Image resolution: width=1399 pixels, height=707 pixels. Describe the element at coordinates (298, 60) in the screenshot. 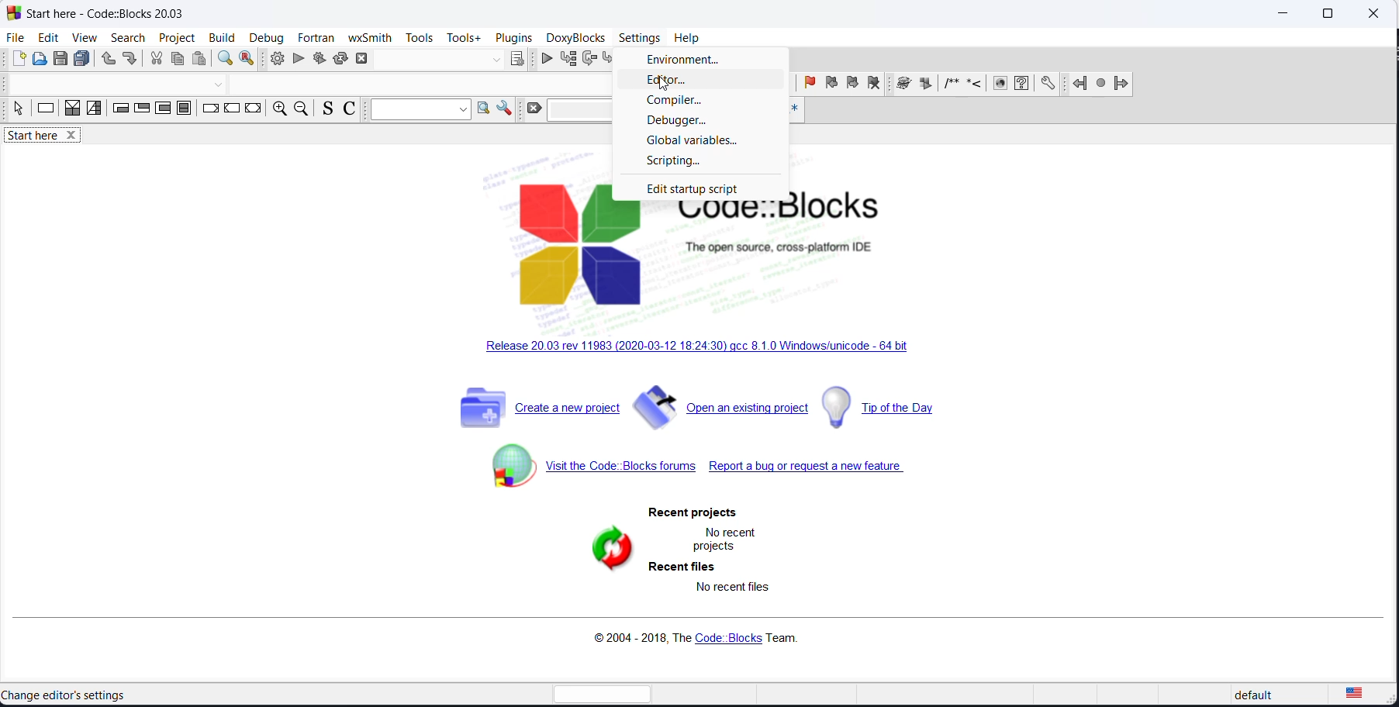

I see `run` at that location.